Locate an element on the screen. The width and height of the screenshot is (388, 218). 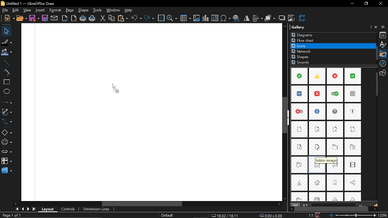
Cursor is located at coordinates (116, 89).